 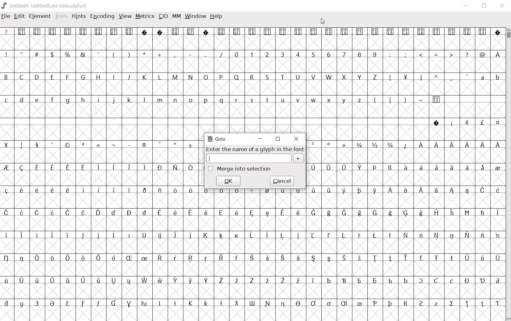 What do you see at coordinates (405, 99) in the screenshot?
I see `}` at bounding box center [405, 99].